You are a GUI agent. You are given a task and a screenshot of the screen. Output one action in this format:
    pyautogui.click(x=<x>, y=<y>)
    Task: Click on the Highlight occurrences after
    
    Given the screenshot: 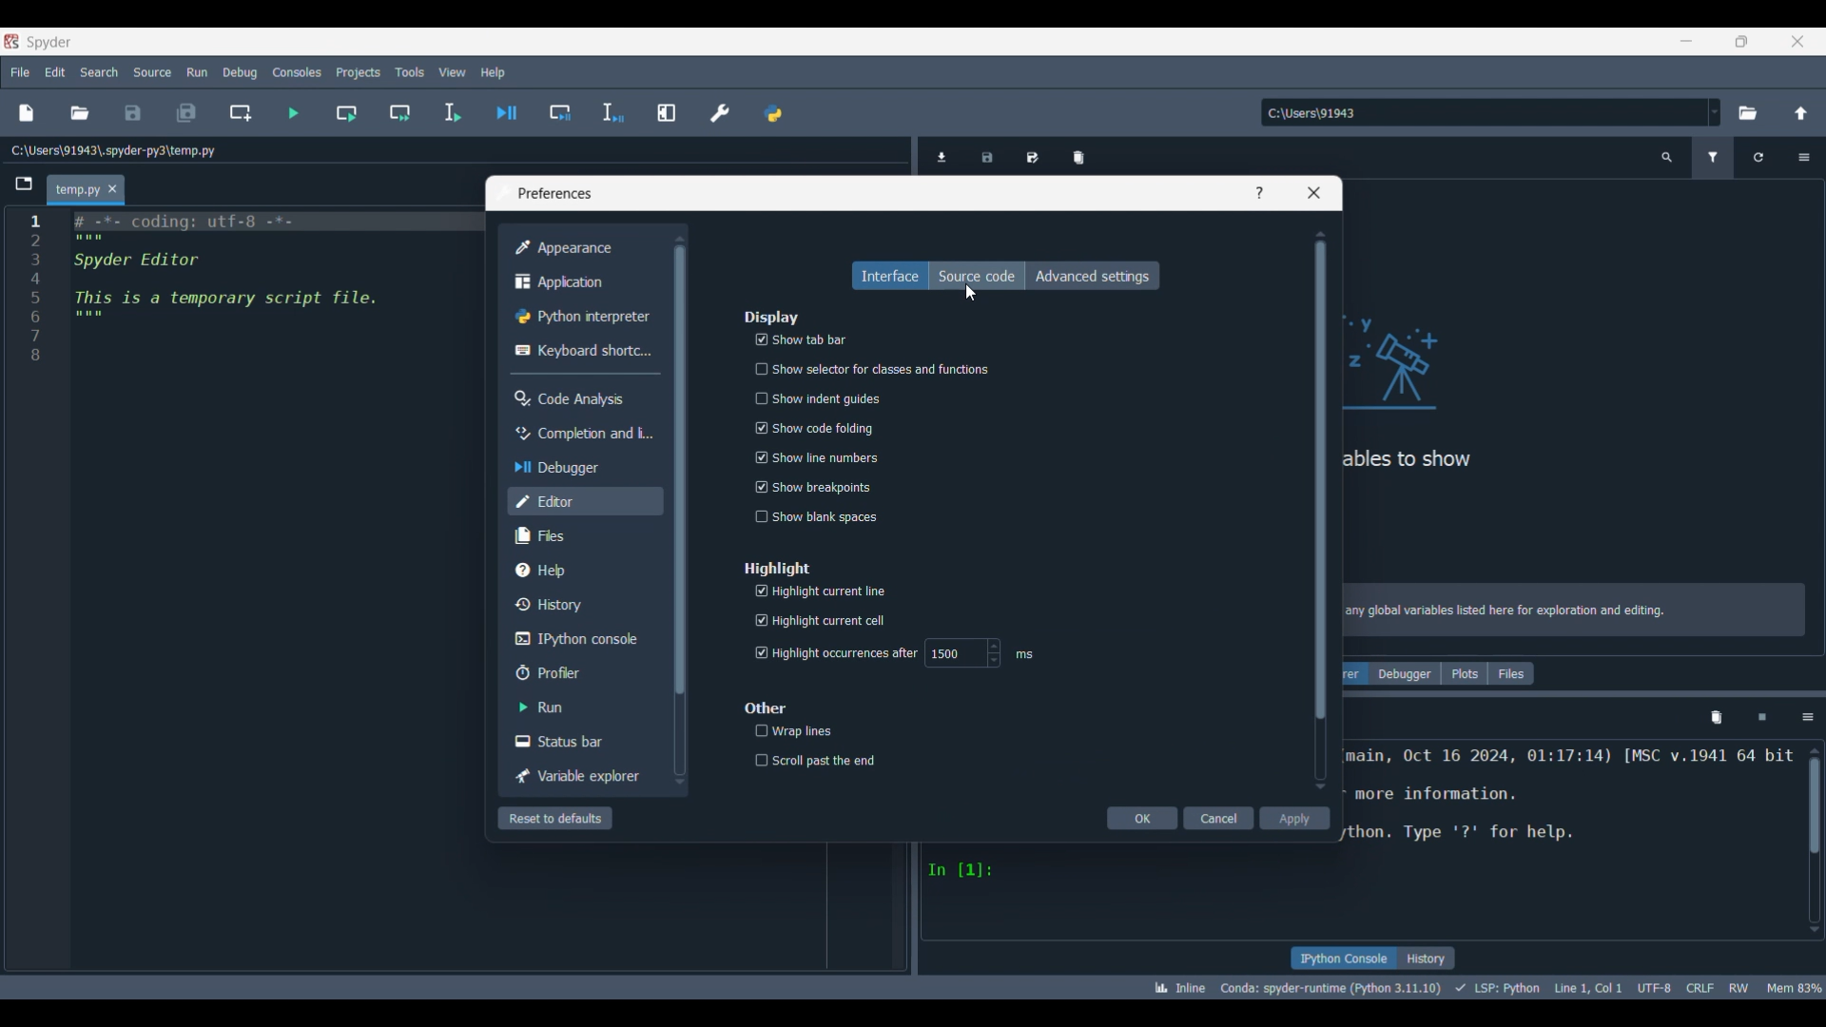 What is the action you would take?
    pyautogui.click(x=837, y=655)
    